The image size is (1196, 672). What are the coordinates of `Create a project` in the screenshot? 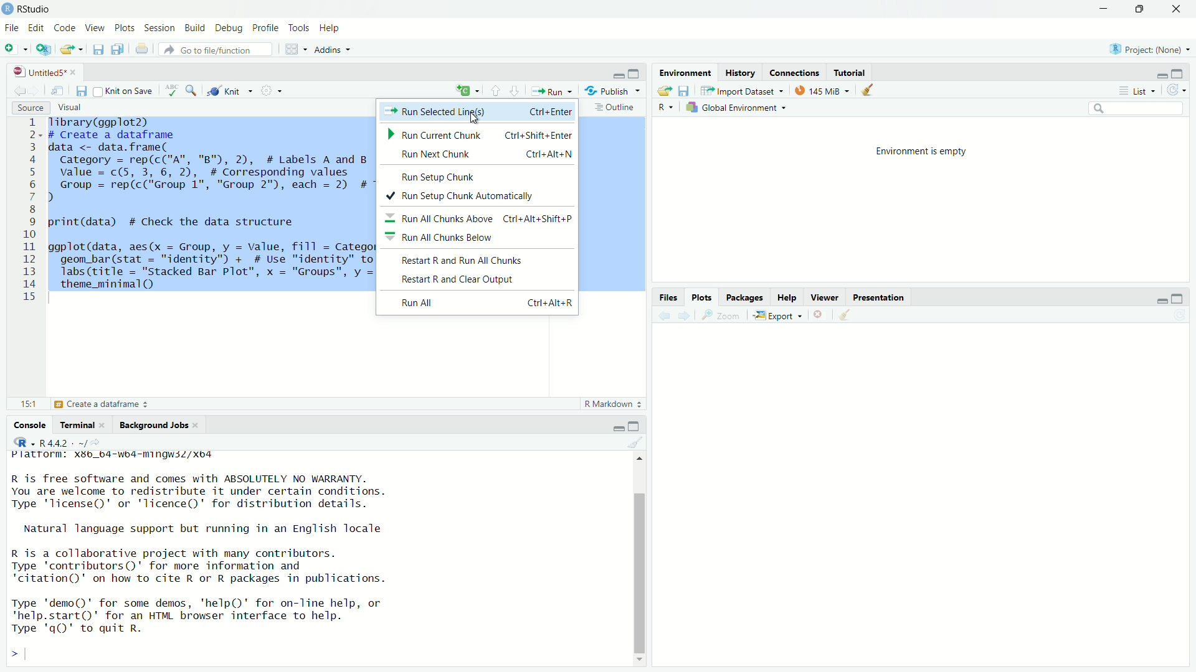 It's located at (44, 49).